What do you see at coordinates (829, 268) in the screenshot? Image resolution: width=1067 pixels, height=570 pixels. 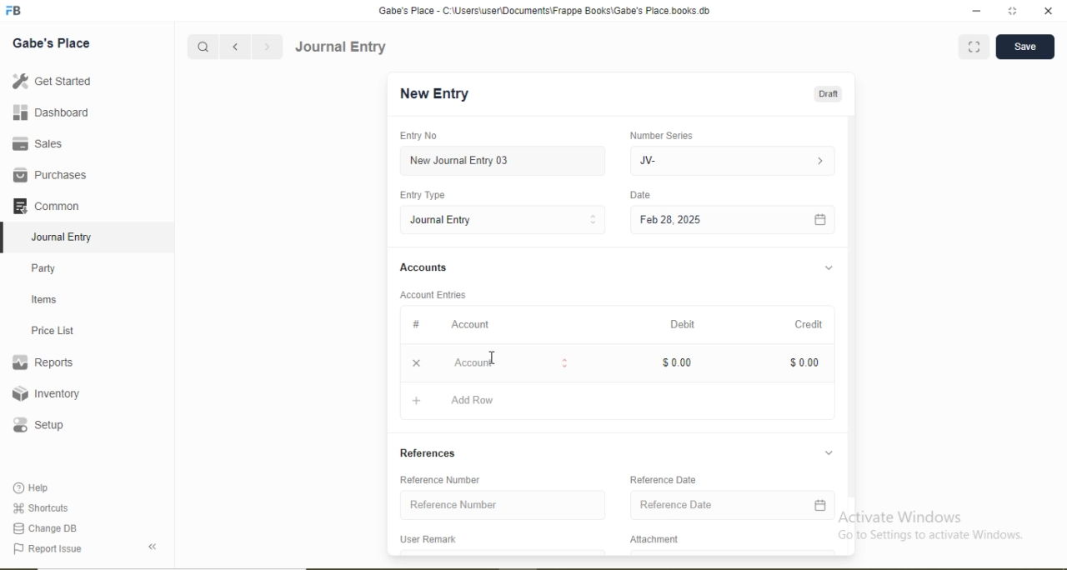 I see `Dropdown` at bounding box center [829, 268].